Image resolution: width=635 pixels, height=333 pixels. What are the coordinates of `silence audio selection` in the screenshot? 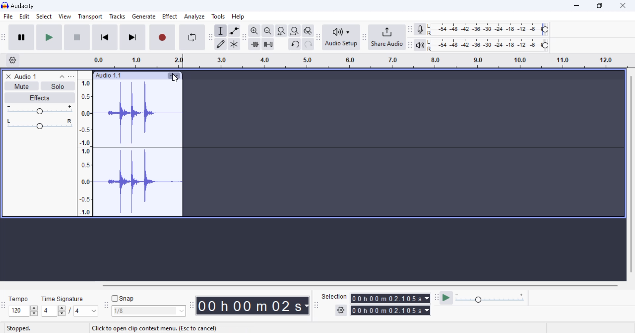 It's located at (268, 45).